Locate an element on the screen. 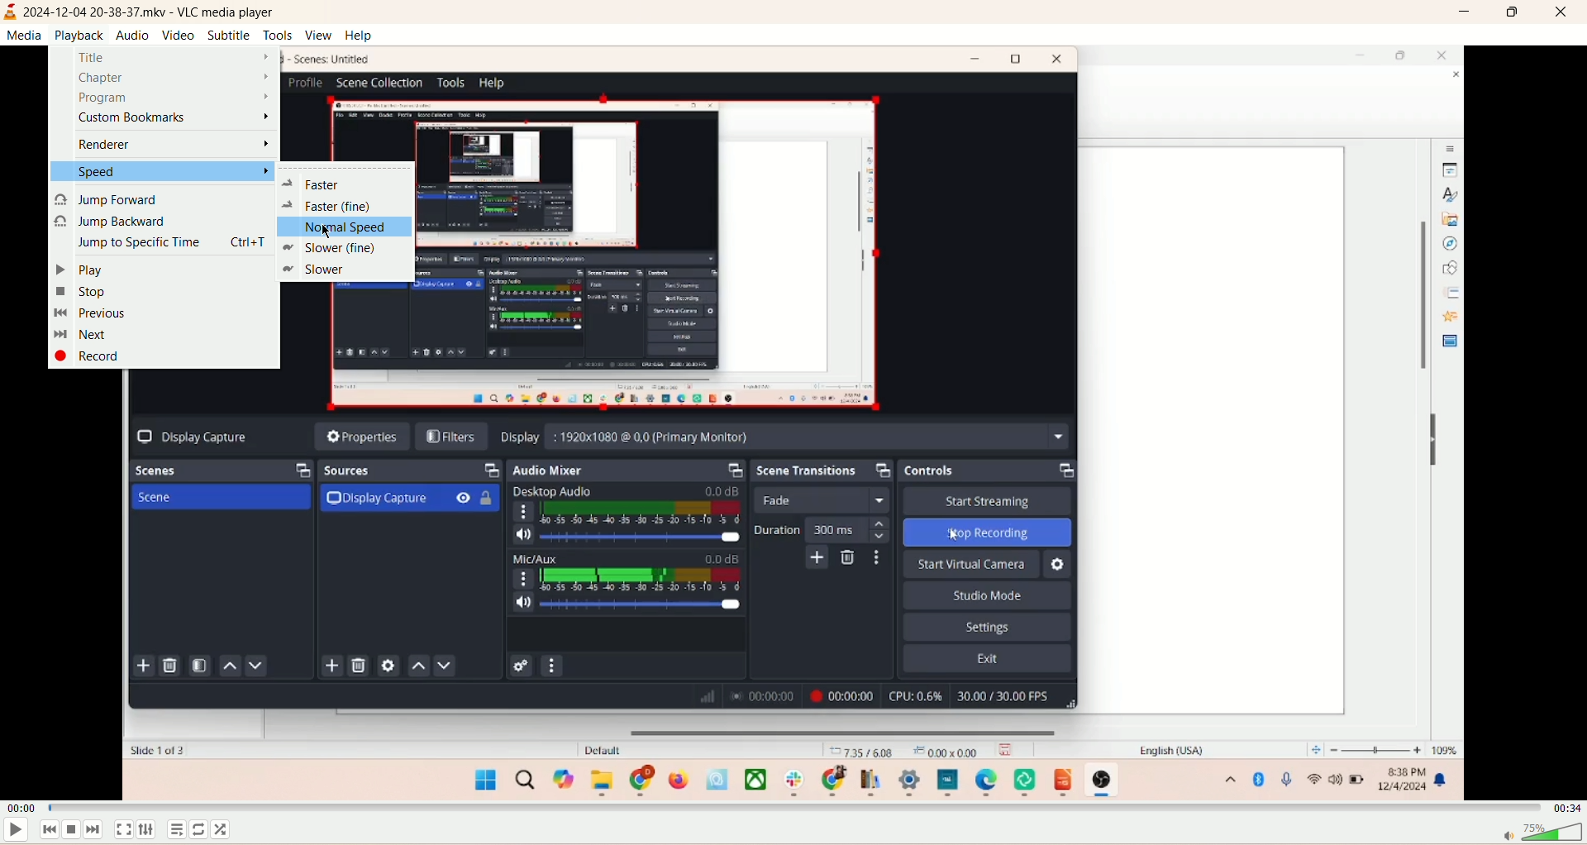 The width and height of the screenshot is (1587, 845). tools is located at coordinates (279, 36).